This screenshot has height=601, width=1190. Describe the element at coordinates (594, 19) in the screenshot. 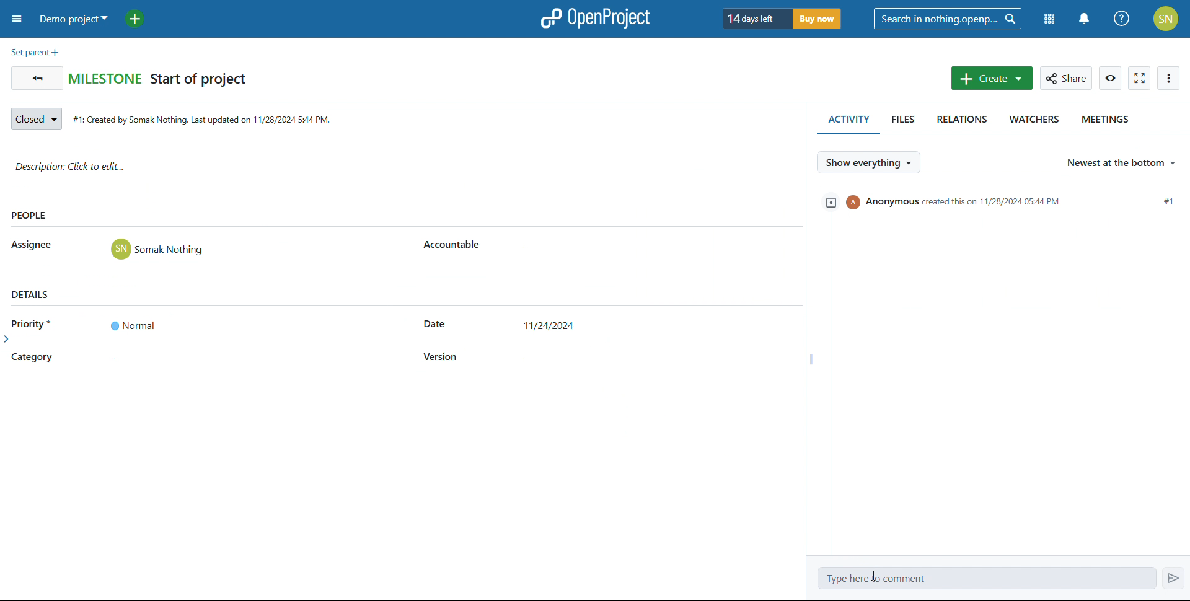

I see `logo` at that location.